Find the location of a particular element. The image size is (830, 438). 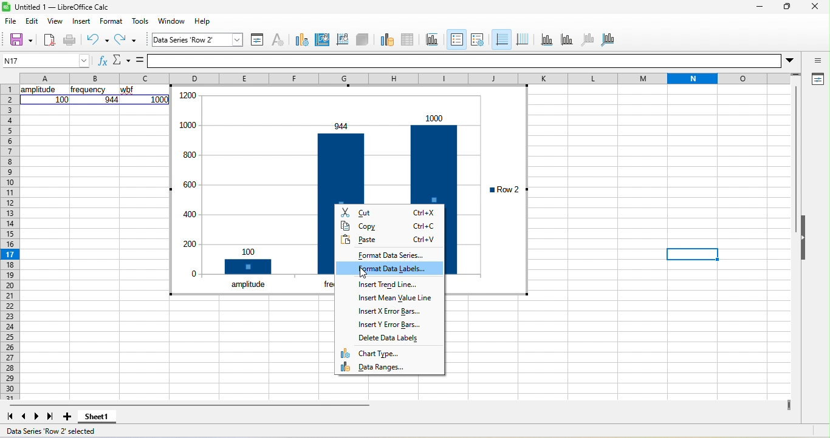

save is located at coordinates (16, 39).